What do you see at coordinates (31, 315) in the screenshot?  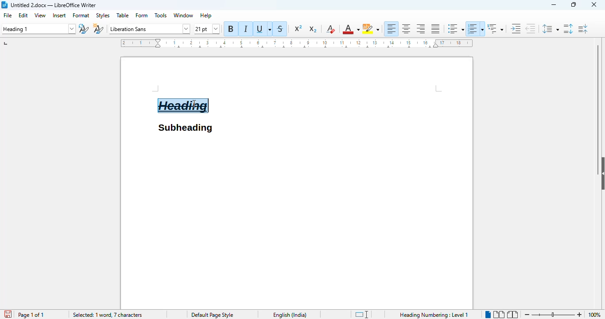 I see `page 1 of 1` at bounding box center [31, 315].